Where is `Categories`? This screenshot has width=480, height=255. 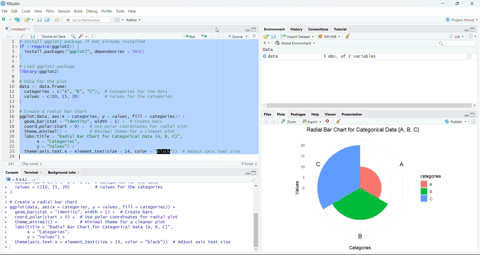
Categories is located at coordinates (362, 247).